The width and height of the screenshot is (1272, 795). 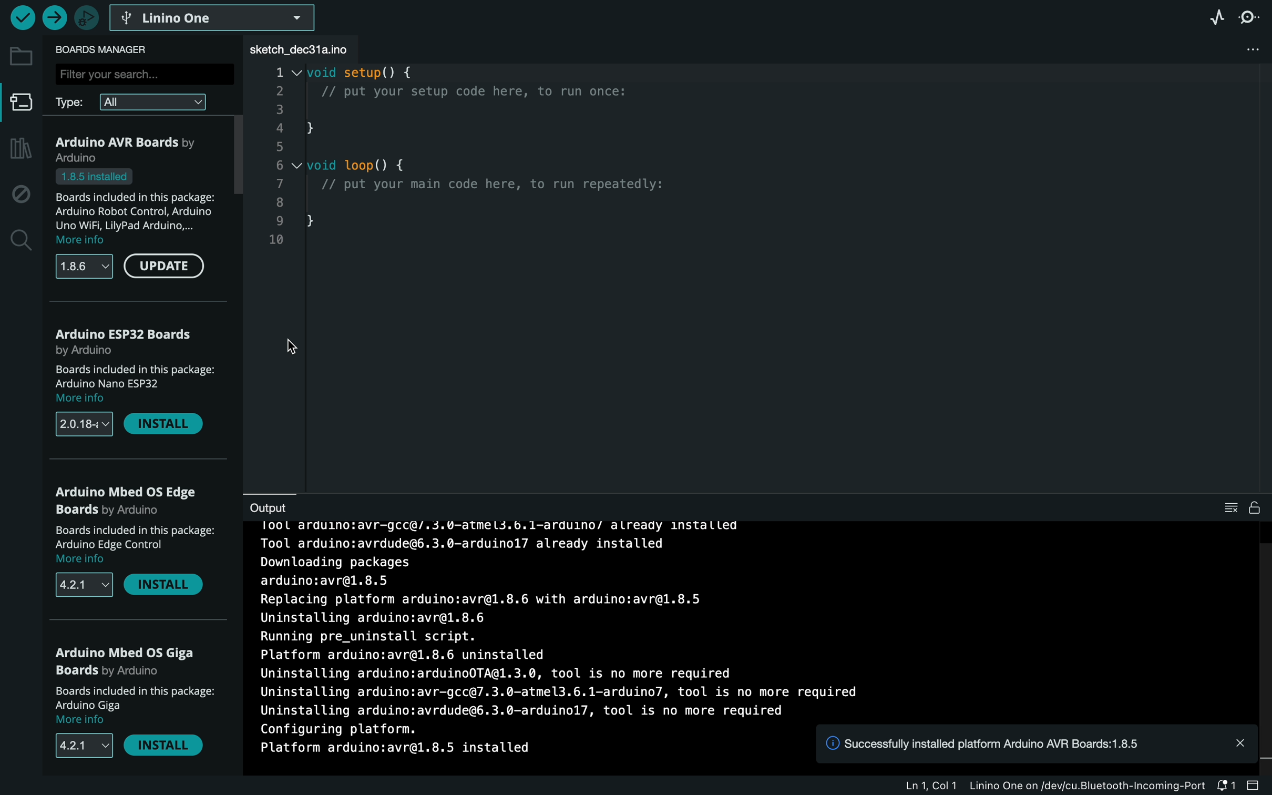 I want to click on select board, so click(x=214, y=17).